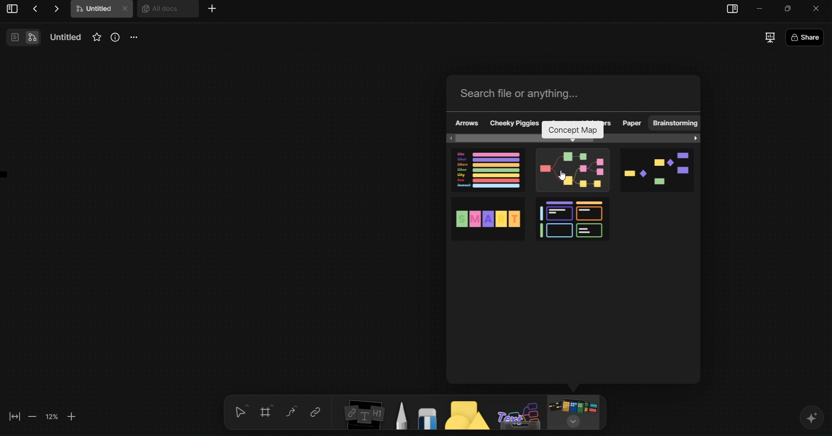 This screenshot has width=832, height=436. What do you see at coordinates (563, 178) in the screenshot?
I see `cursor` at bounding box center [563, 178].